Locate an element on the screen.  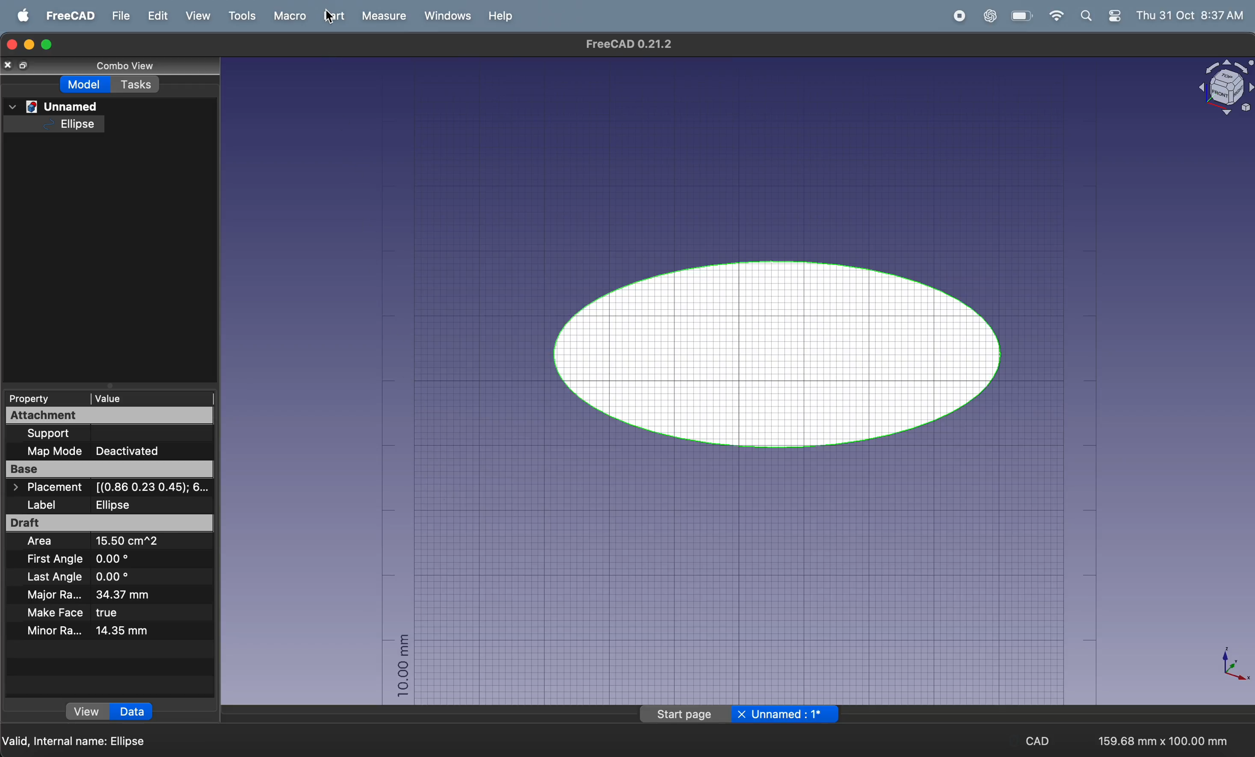
wifi is located at coordinates (1054, 16).